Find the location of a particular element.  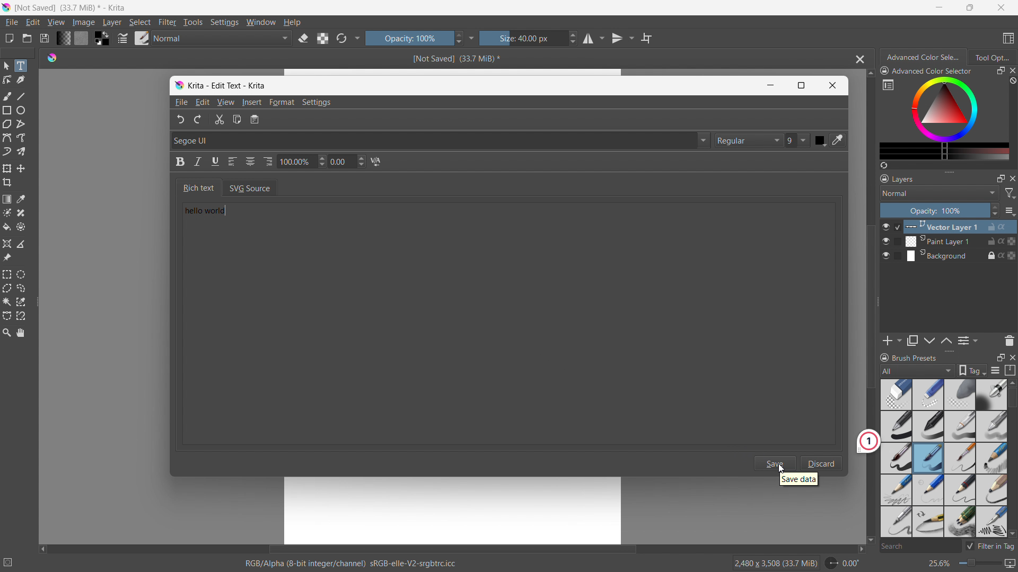

minimize is located at coordinates (940, 7).